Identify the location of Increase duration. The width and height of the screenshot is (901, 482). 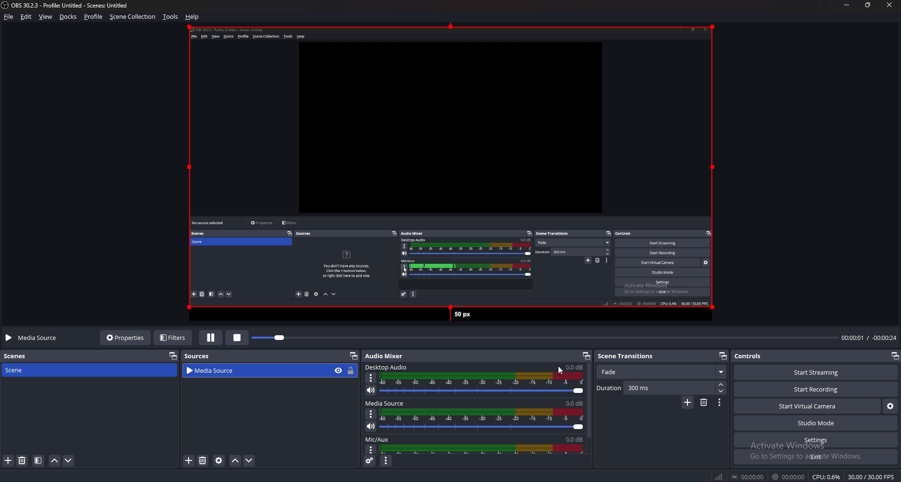
(722, 384).